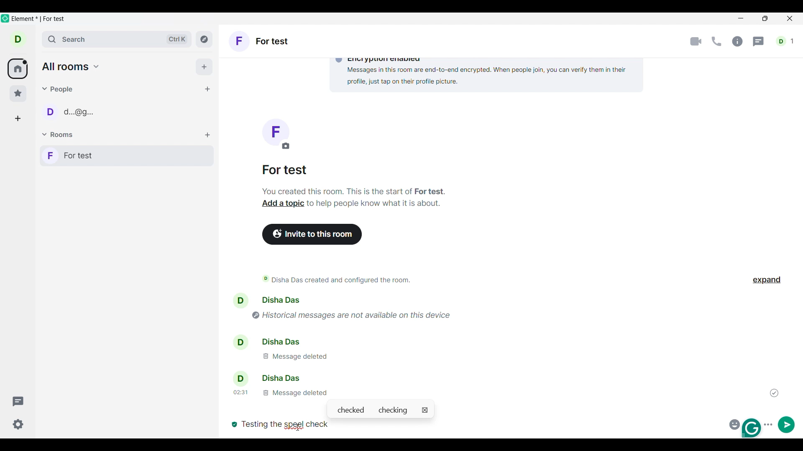 The height and width of the screenshot is (451, 803). Describe the element at coordinates (280, 205) in the screenshot. I see `add a topic` at that location.